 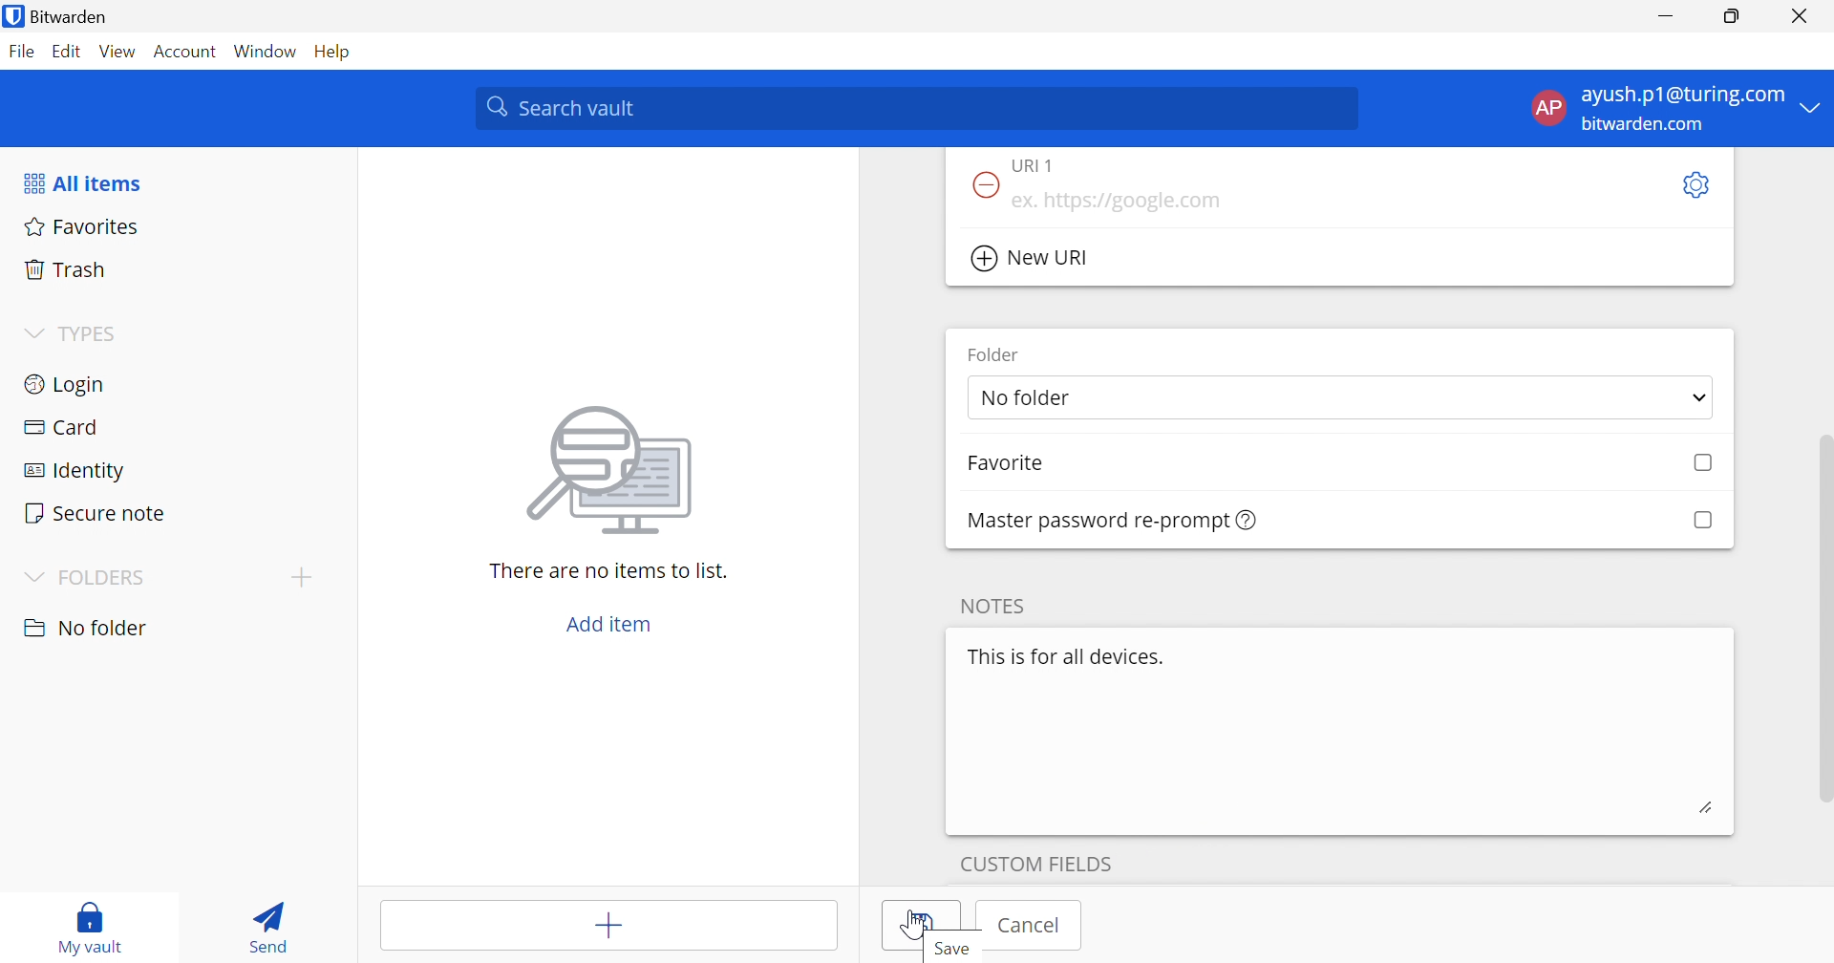 I want to click on ex. https://google.com, so click(x=1116, y=202).